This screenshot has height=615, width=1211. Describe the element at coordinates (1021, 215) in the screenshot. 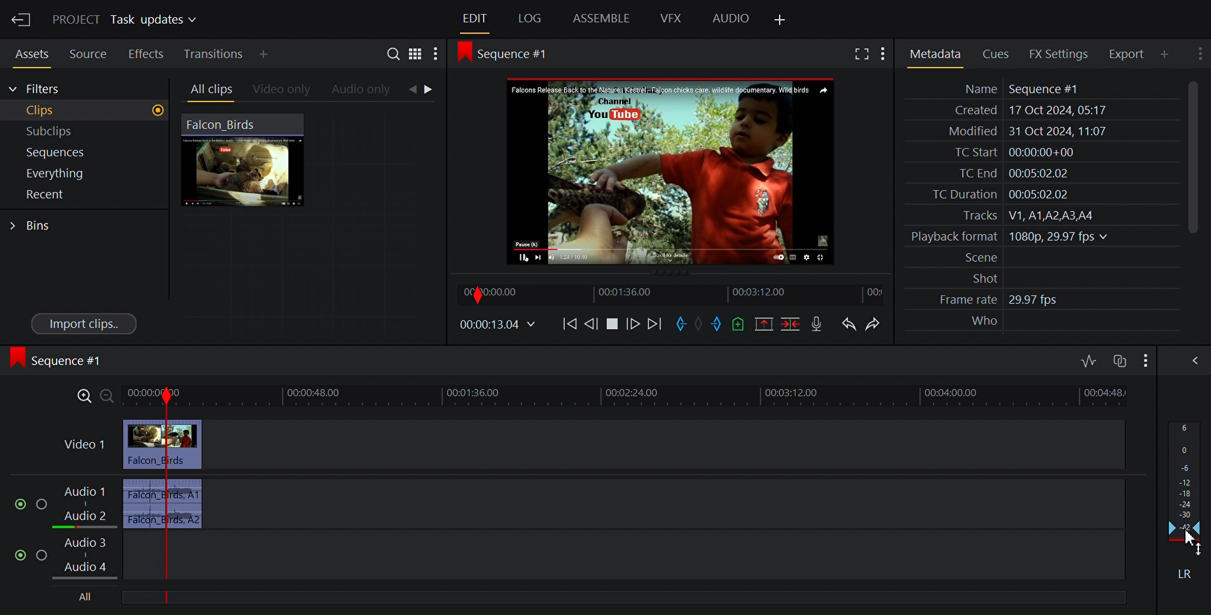

I see `Tracks V1, A1,A2,A3,A4` at that location.